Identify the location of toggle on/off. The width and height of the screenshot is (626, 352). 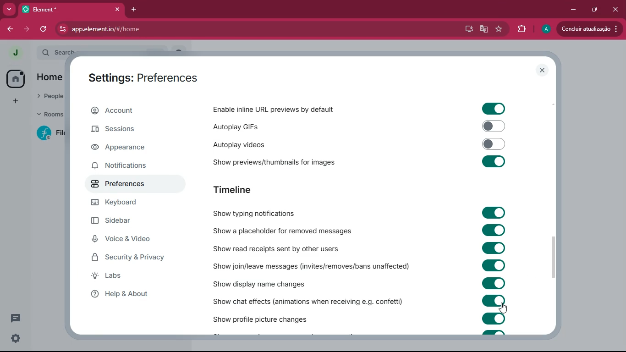
(494, 109).